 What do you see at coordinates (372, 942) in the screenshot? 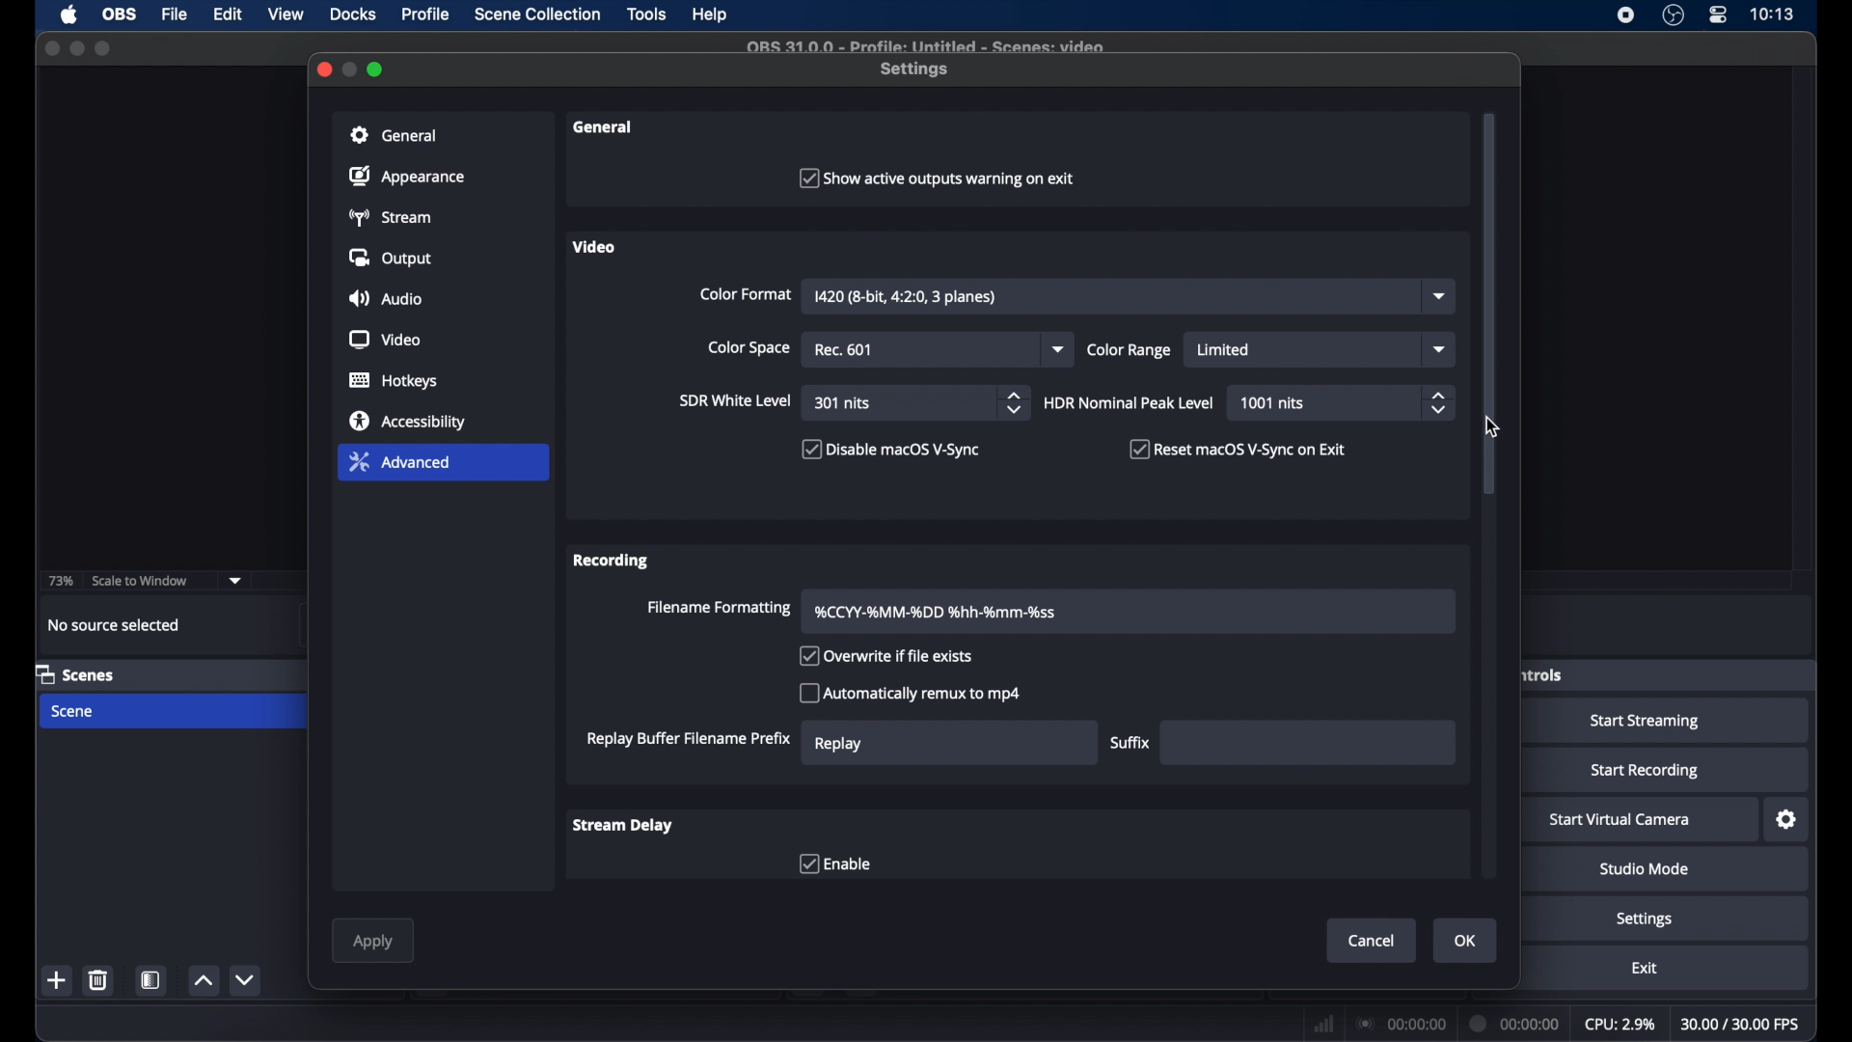
I see `apply ` at bounding box center [372, 942].